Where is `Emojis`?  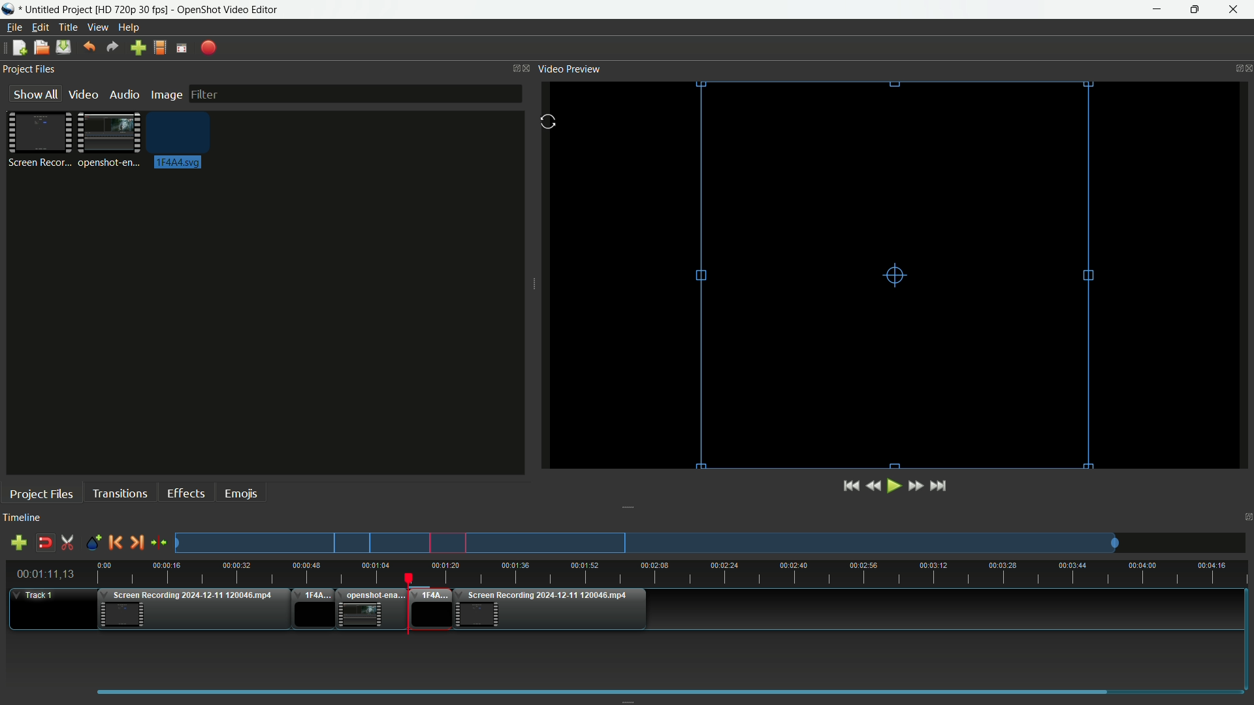
Emojis is located at coordinates (241, 492).